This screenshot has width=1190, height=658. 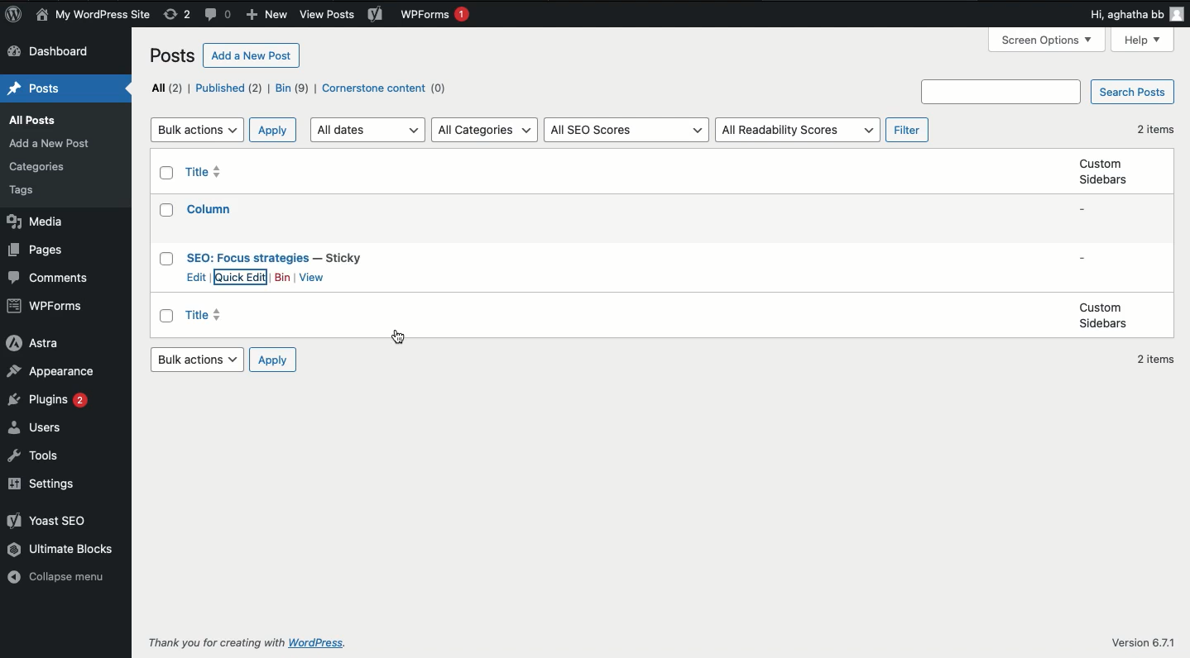 What do you see at coordinates (909, 131) in the screenshot?
I see `Filter` at bounding box center [909, 131].